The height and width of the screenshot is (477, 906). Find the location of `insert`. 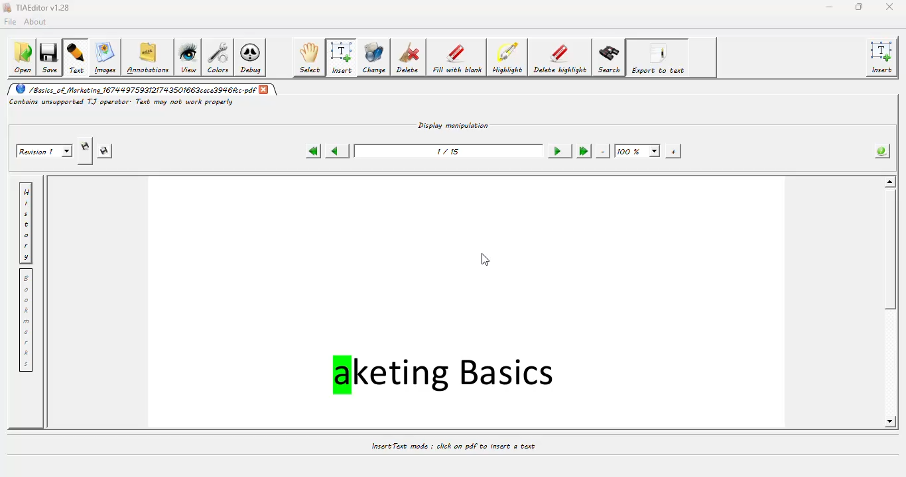

insert is located at coordinates (883, 58).